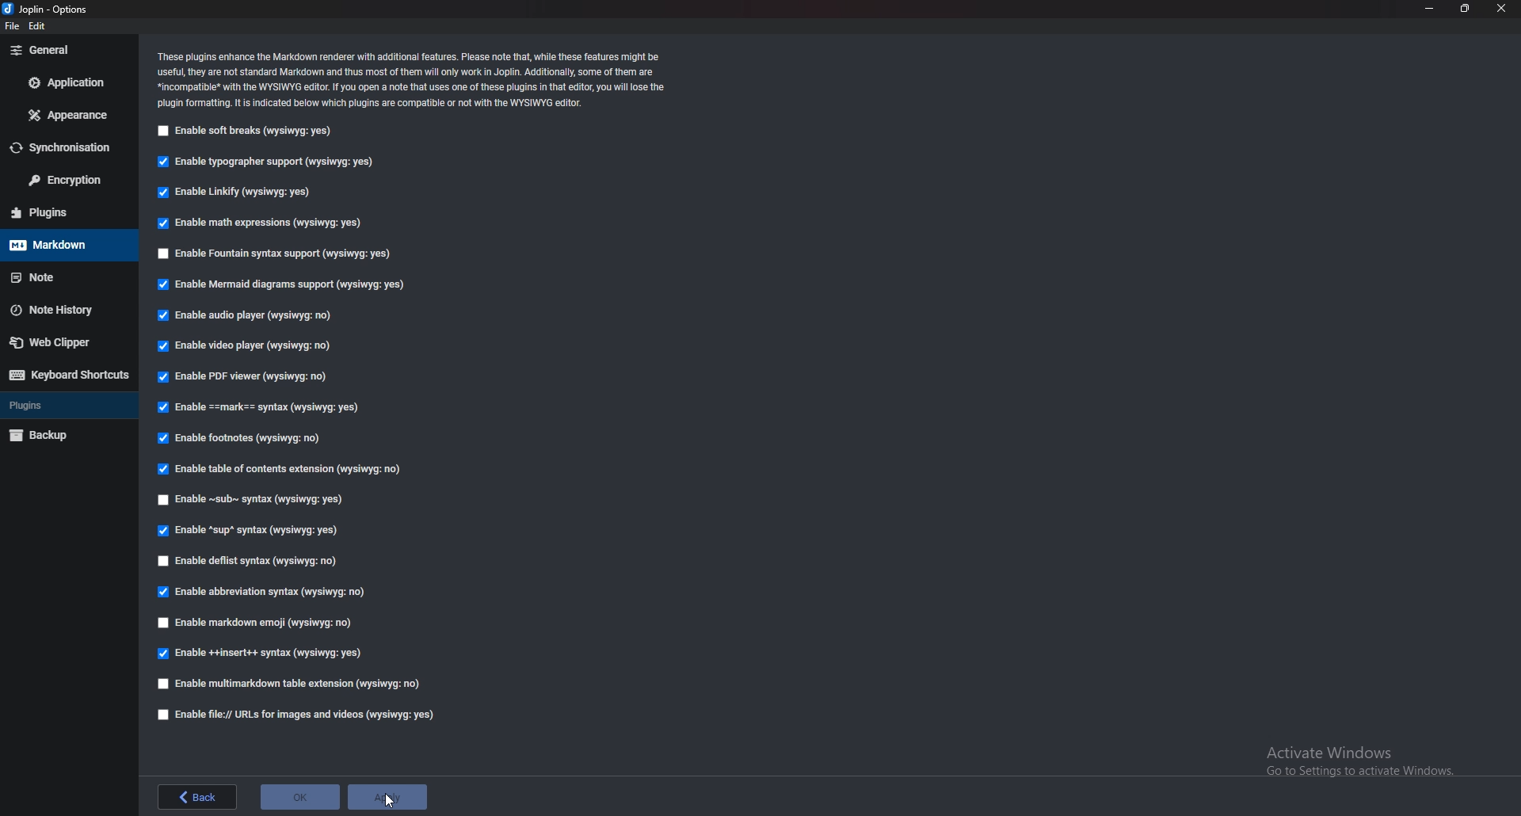  Describe the element at coordinates (71, 179) in the screenshot. I see `encryption` at that location.